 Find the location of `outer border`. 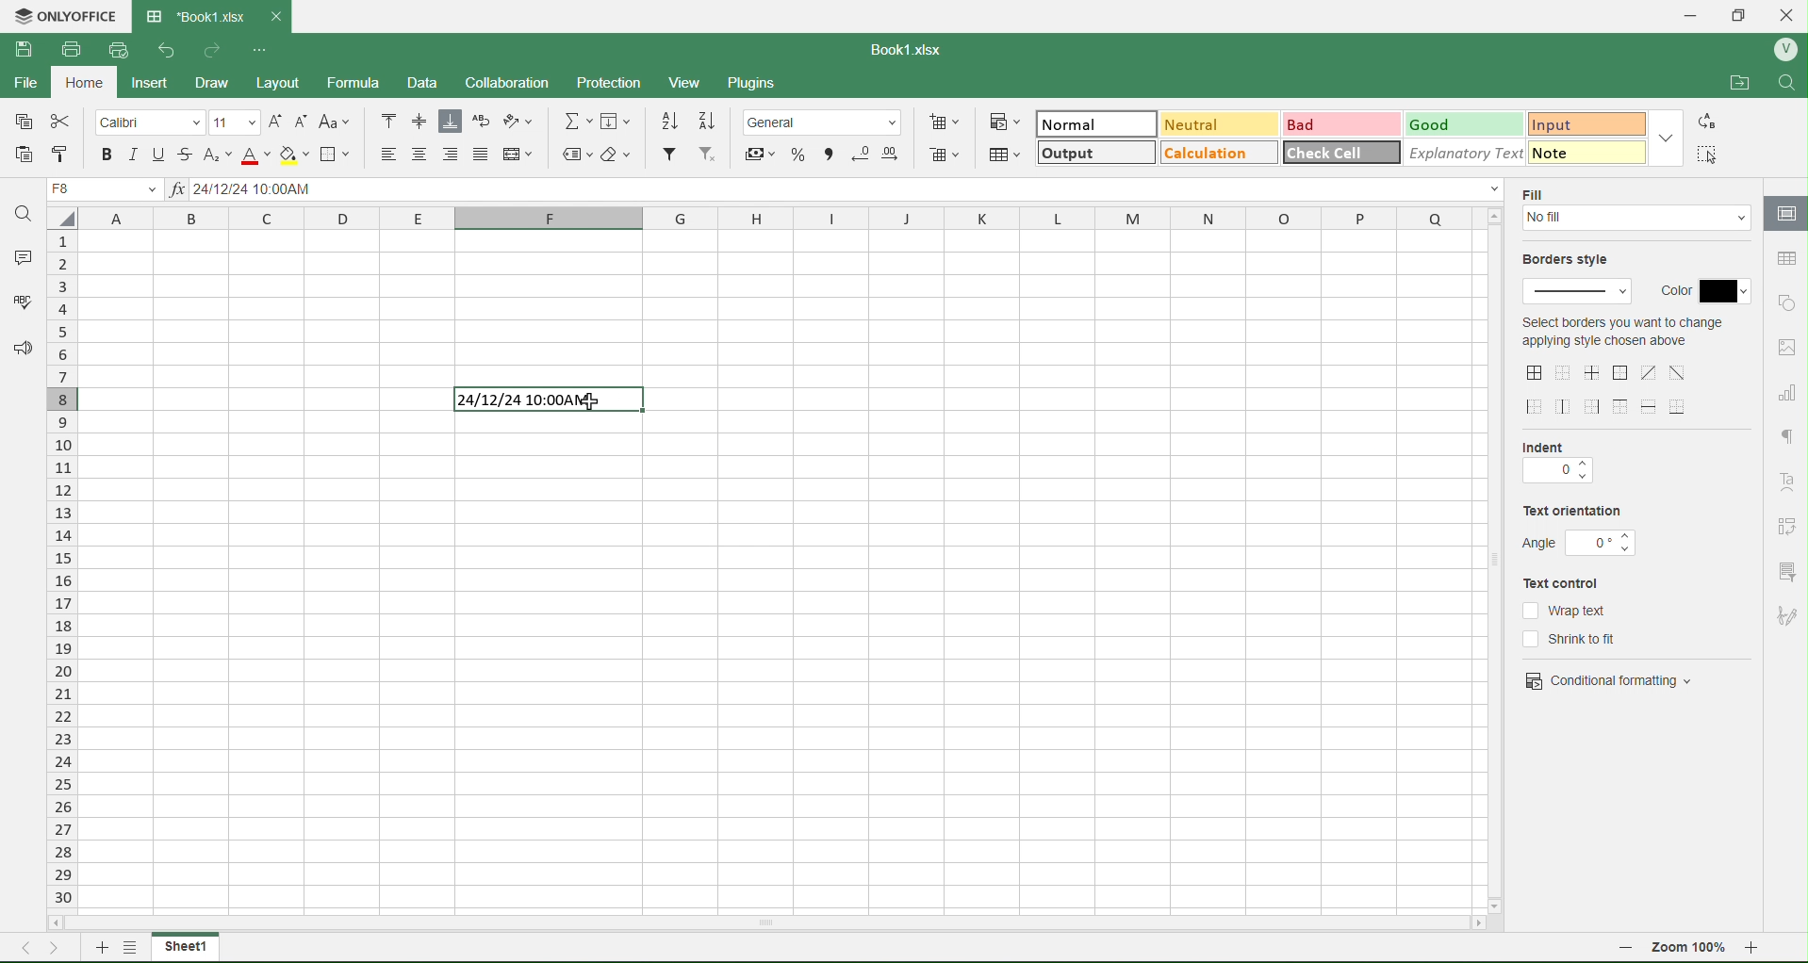

outer border is located at coordinates (1622, 374).